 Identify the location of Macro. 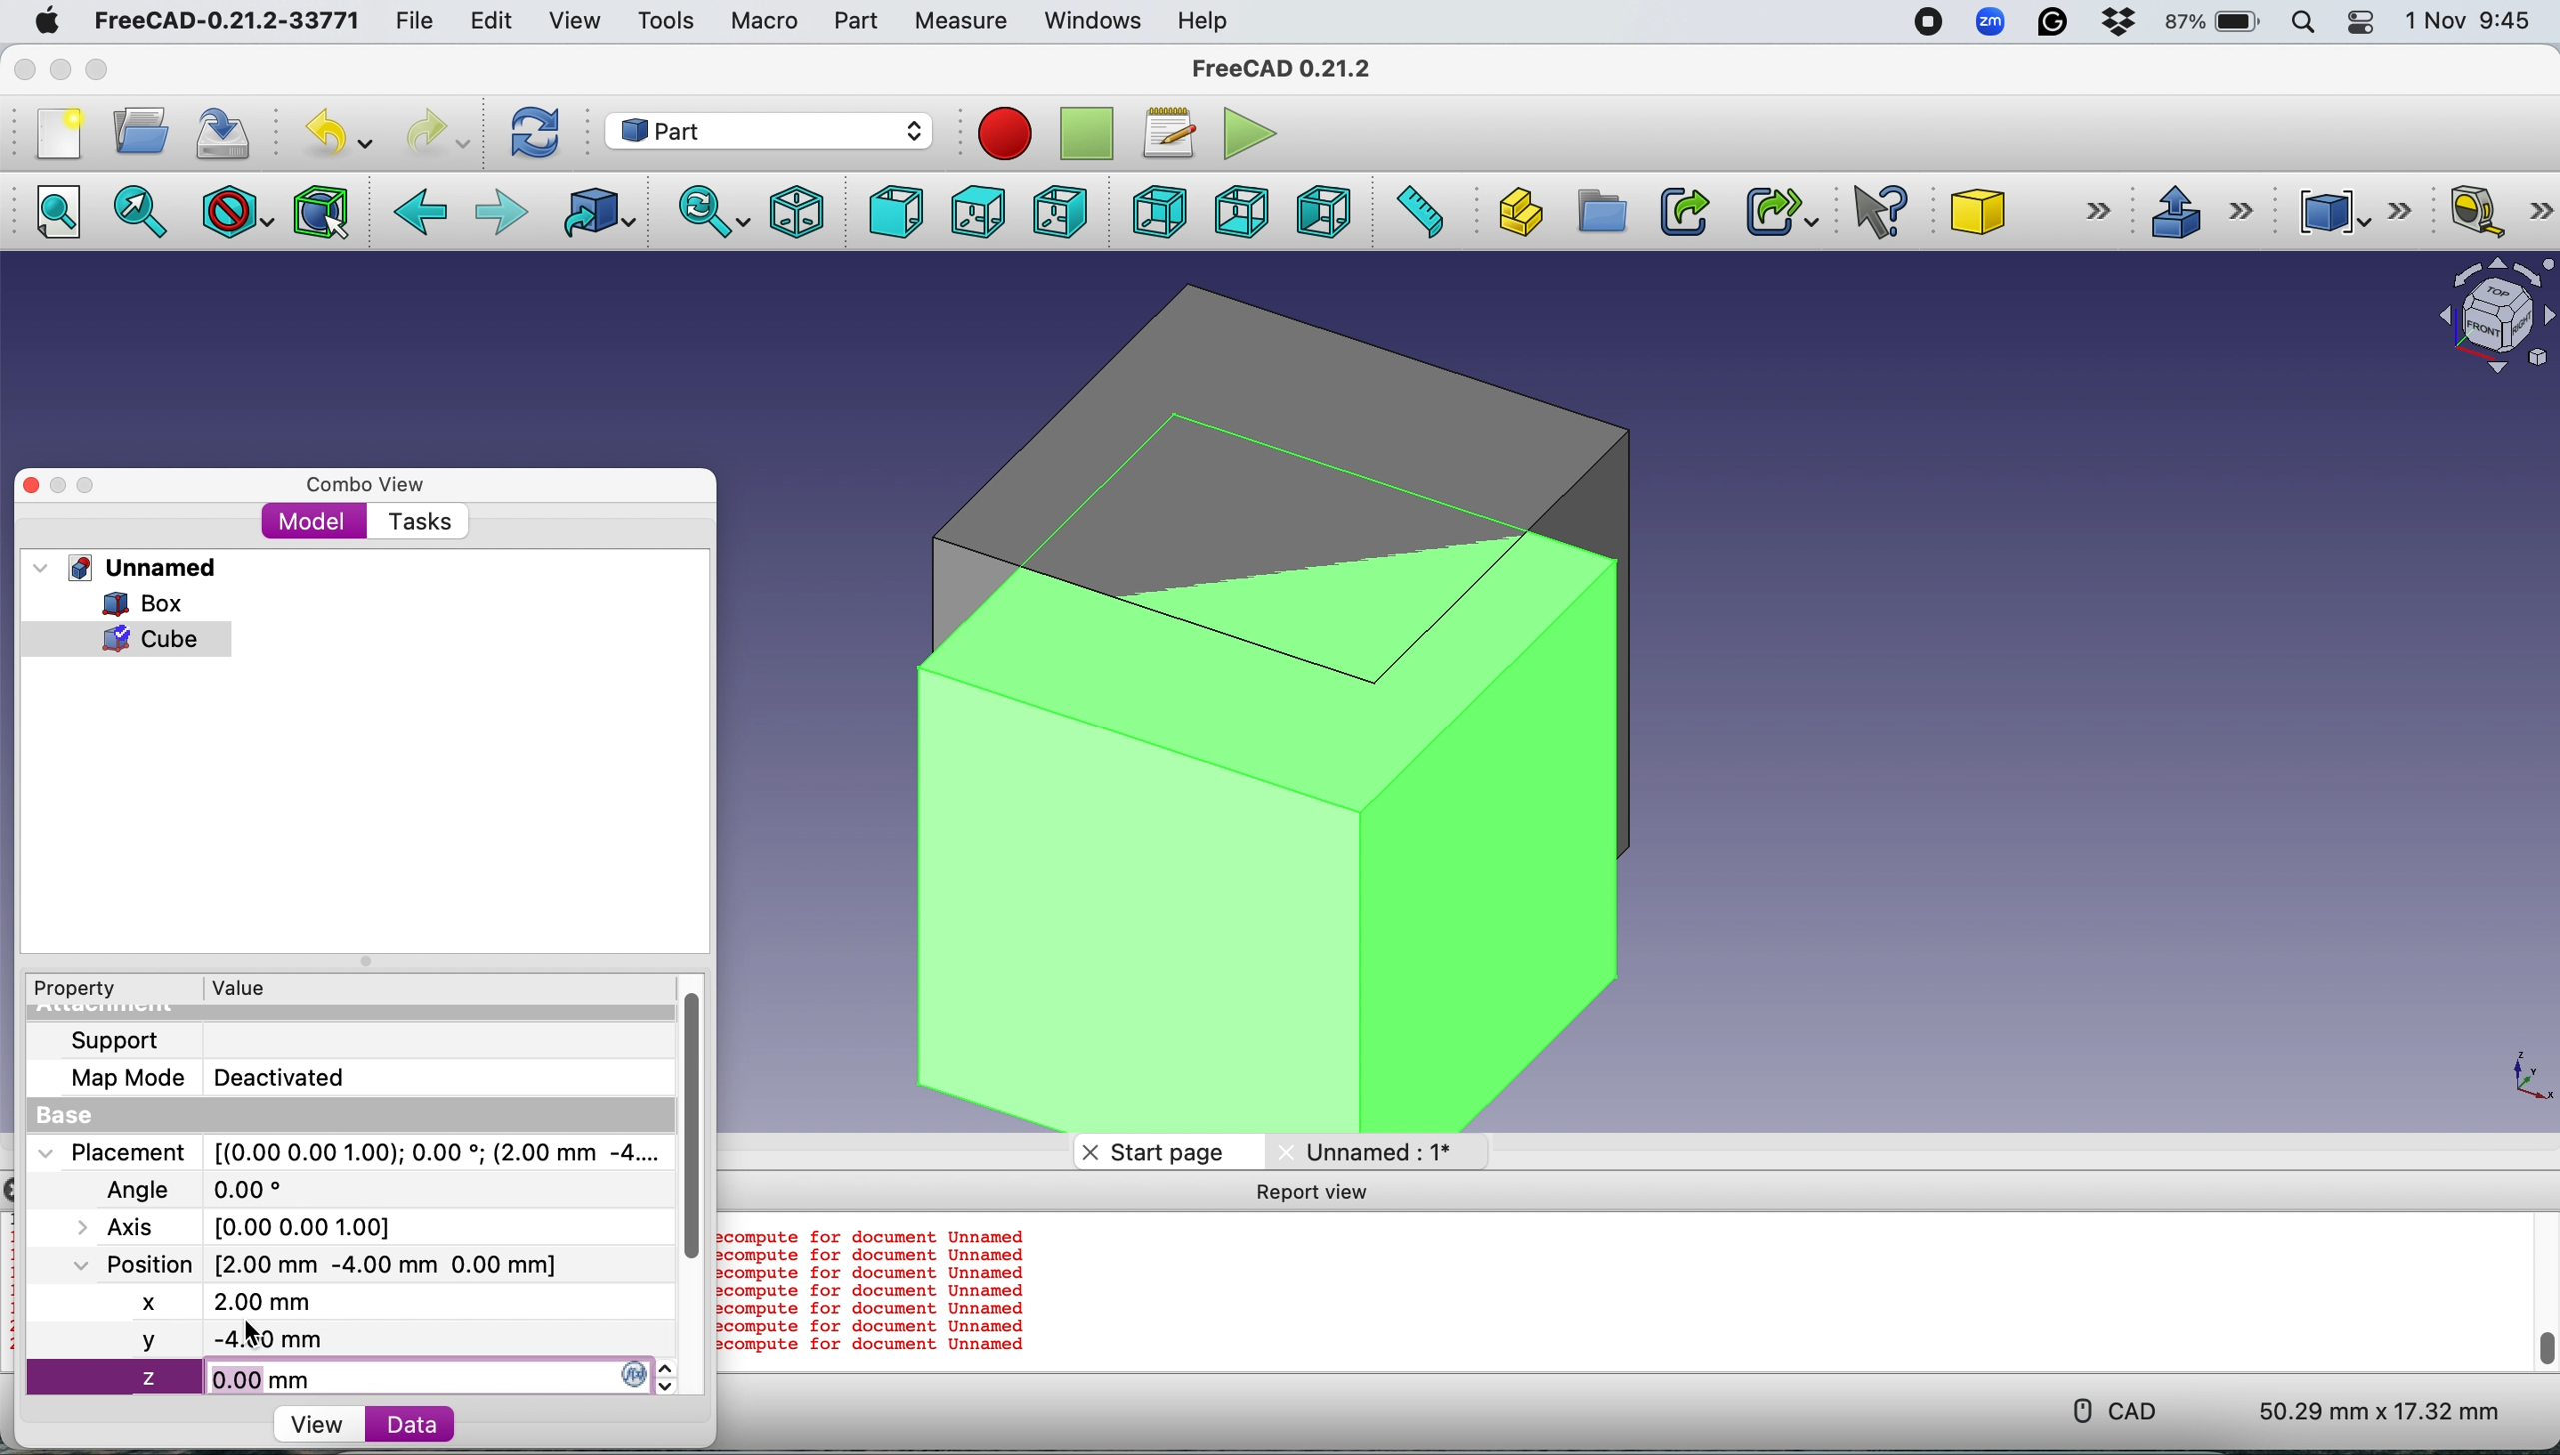
(765, 23).